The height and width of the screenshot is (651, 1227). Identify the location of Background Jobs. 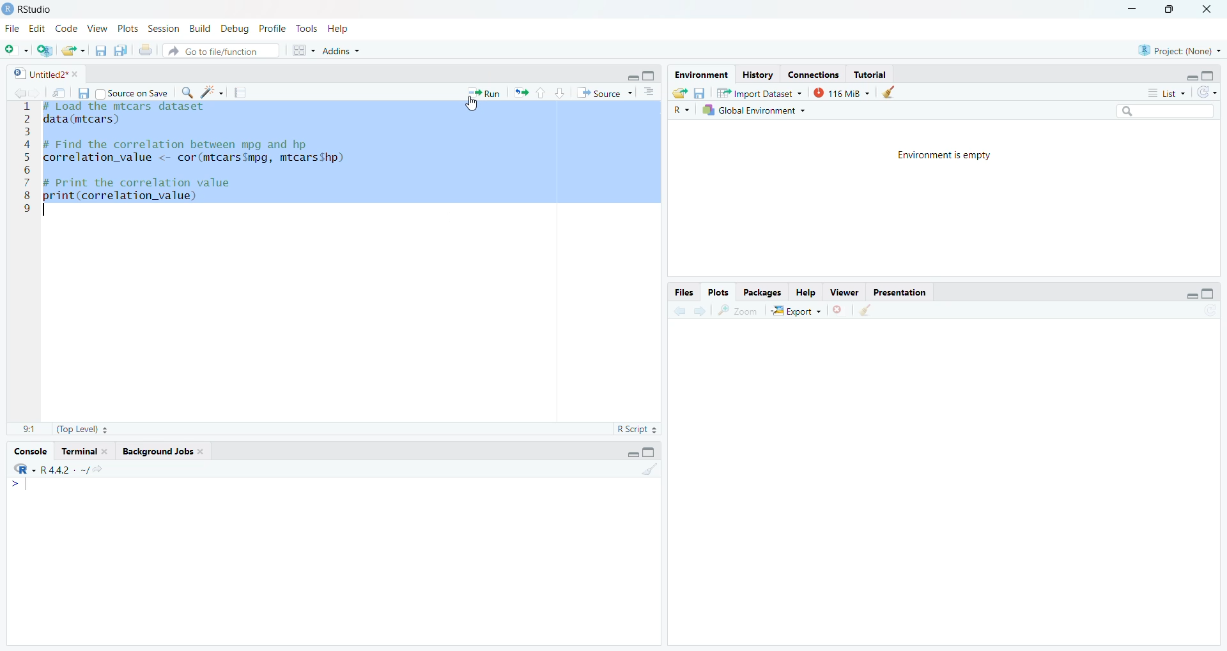
(161, 451).